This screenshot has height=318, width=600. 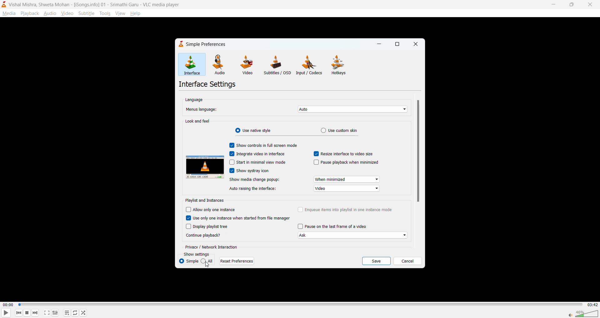 I want to click on pause playback when minimized, so click(x=348, y=163).